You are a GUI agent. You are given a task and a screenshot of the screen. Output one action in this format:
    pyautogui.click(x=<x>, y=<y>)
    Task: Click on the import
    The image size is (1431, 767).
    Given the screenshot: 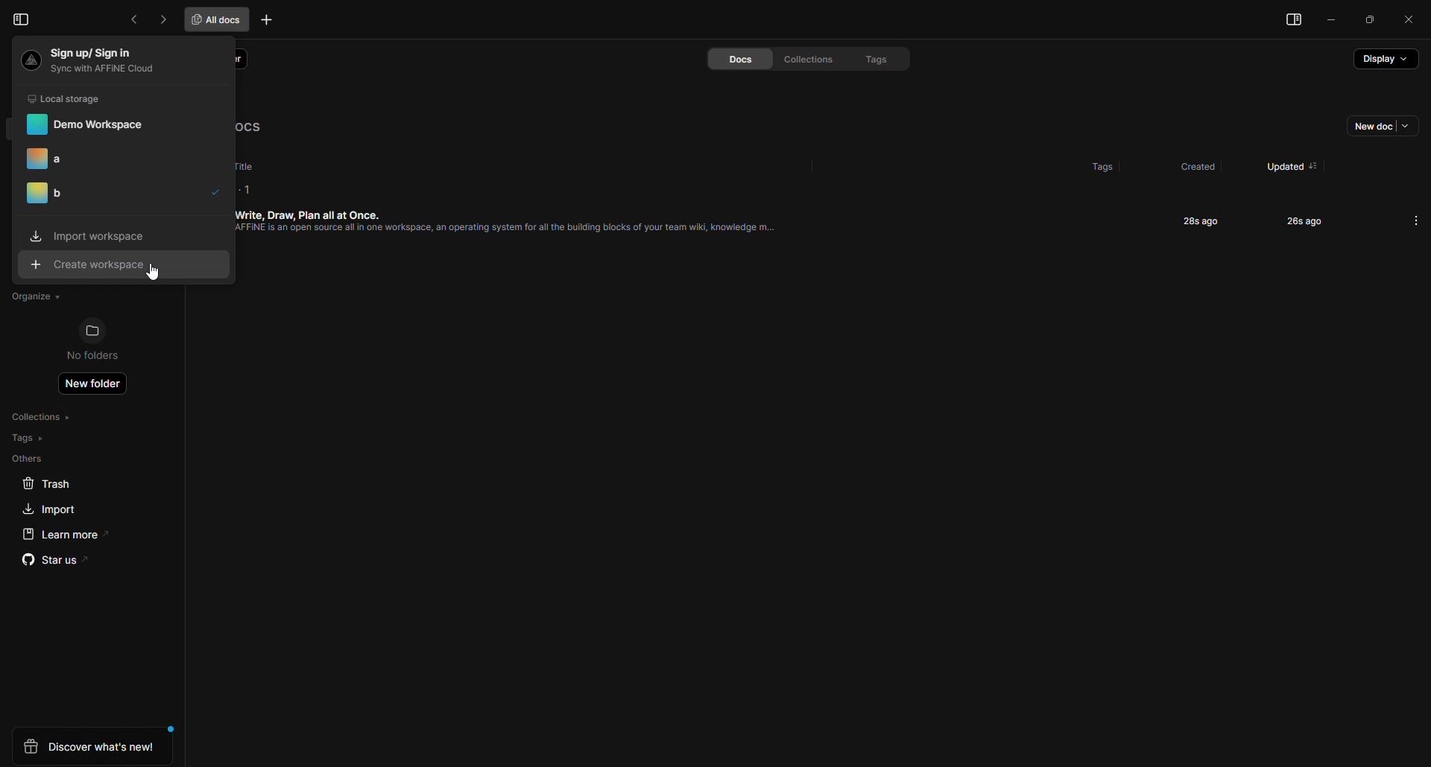 What is the action you would take?
    pyautogui.click(x=87, y=236)
    